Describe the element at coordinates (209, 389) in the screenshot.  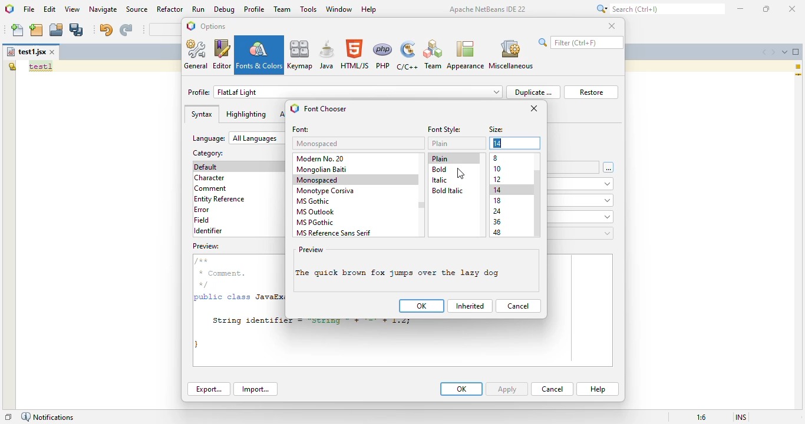
I see `export` at that location.